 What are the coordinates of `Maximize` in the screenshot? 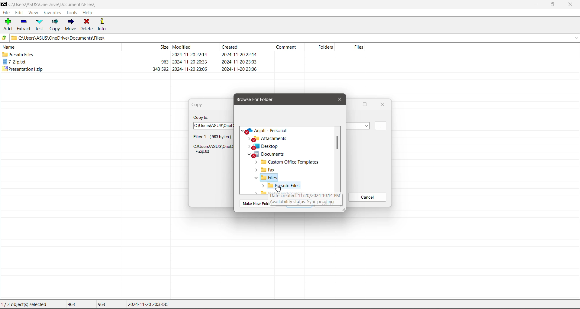 It's located at (366, 104).